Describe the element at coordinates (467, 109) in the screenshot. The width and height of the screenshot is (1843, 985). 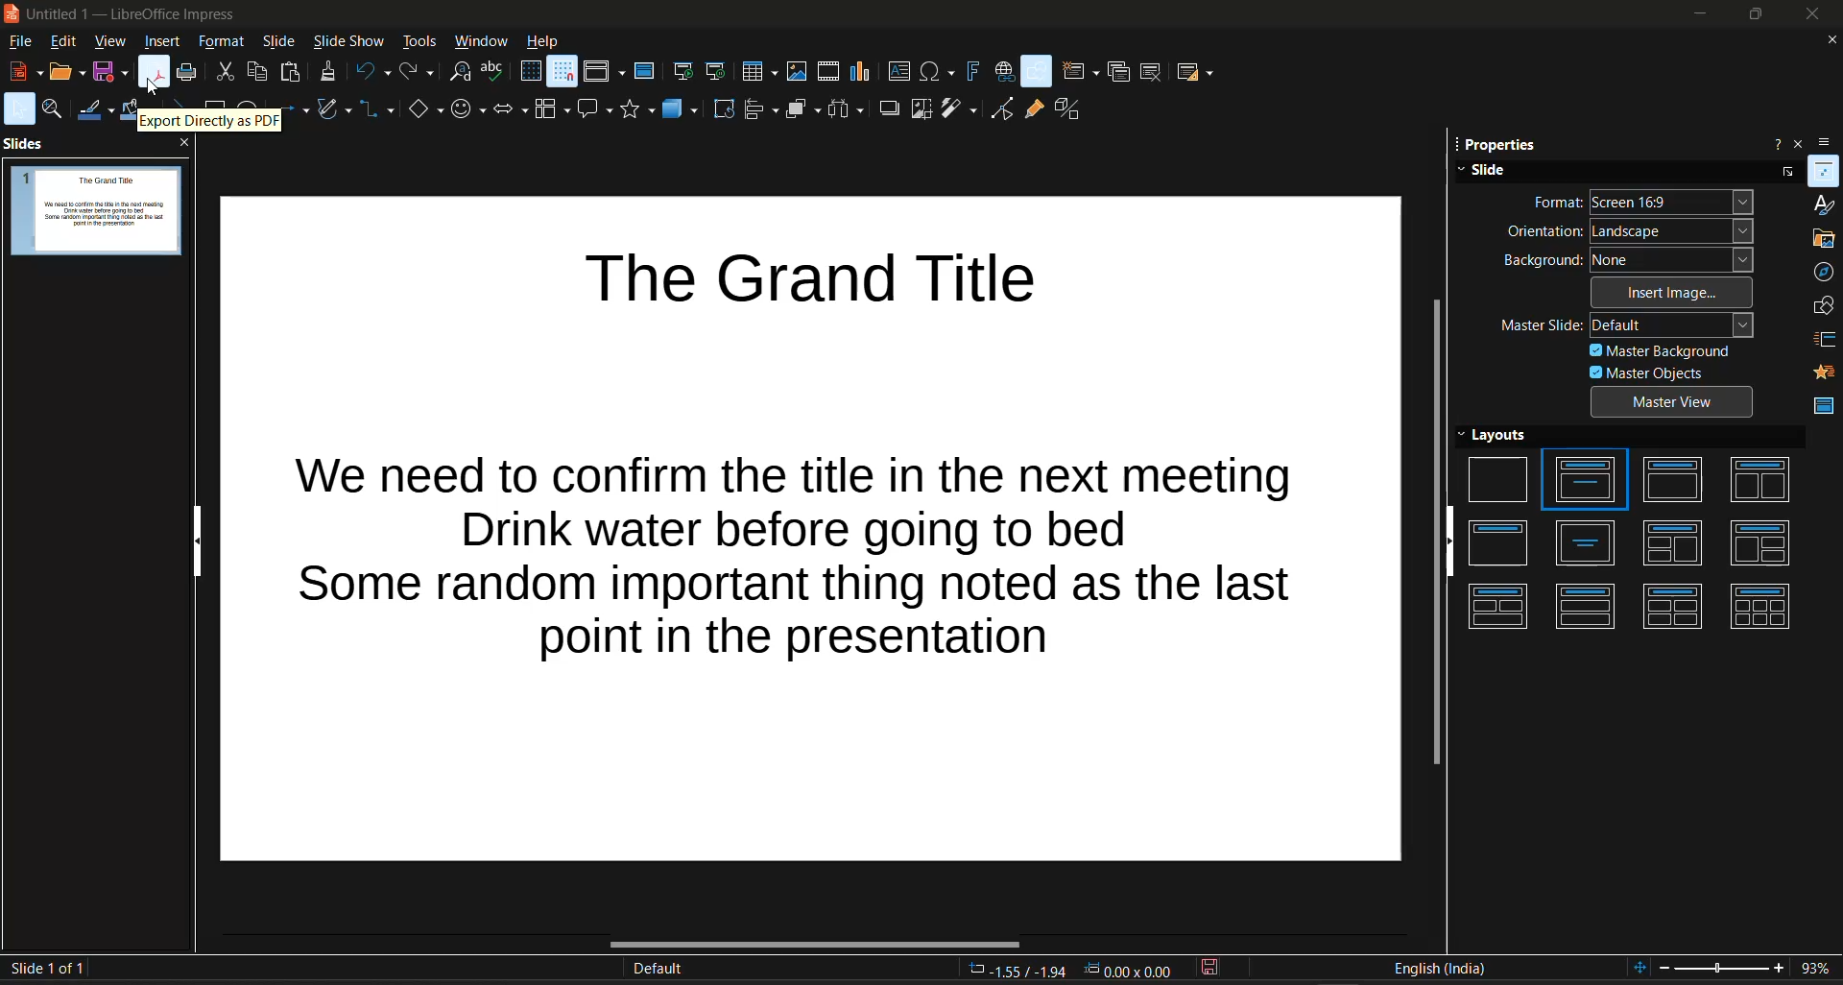
I see `symbol shapes` at that location.